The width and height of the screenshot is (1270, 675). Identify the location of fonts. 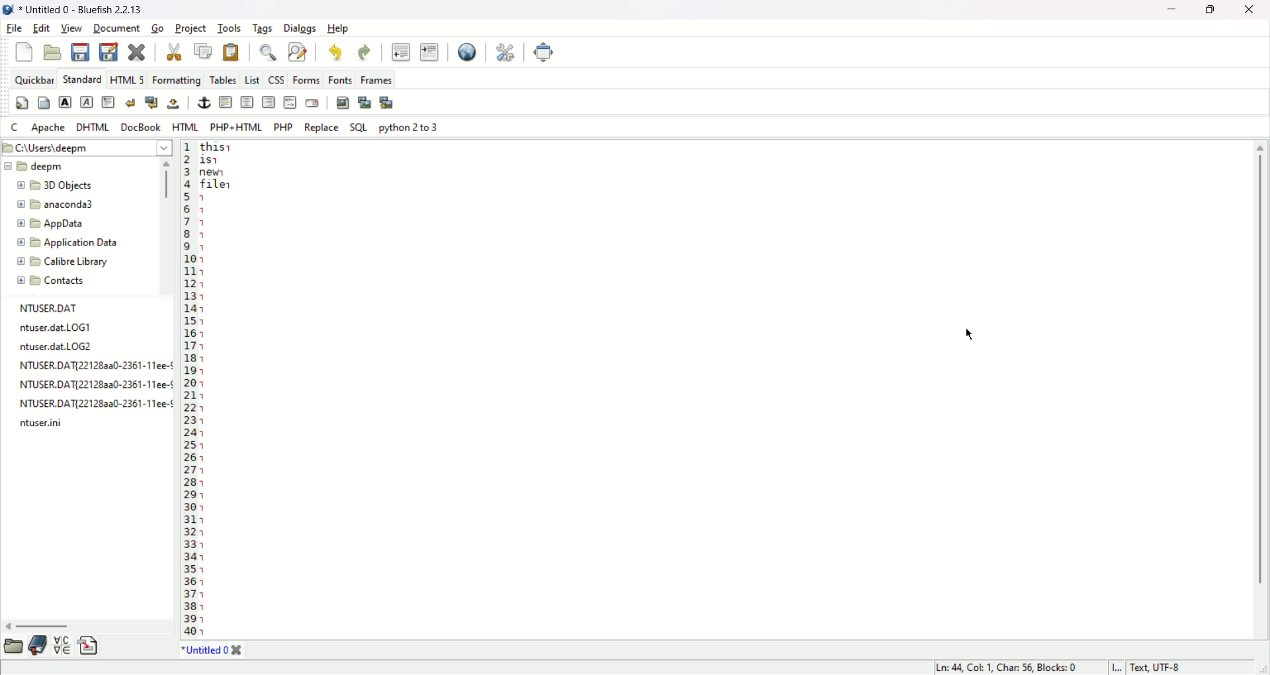
(340, 79).